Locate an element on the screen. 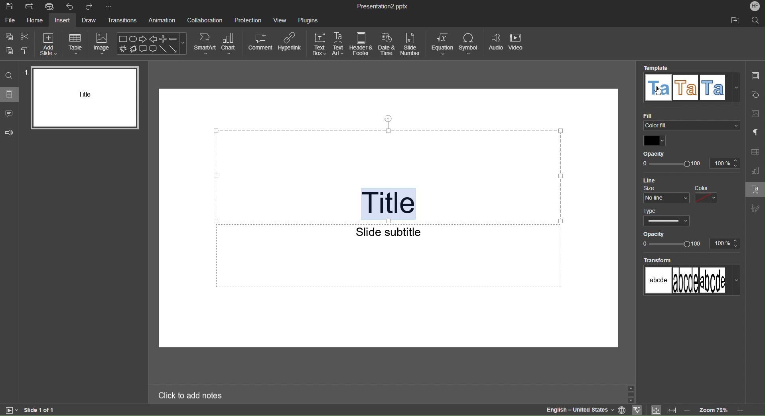  Search is located at coordinates (9, 76).